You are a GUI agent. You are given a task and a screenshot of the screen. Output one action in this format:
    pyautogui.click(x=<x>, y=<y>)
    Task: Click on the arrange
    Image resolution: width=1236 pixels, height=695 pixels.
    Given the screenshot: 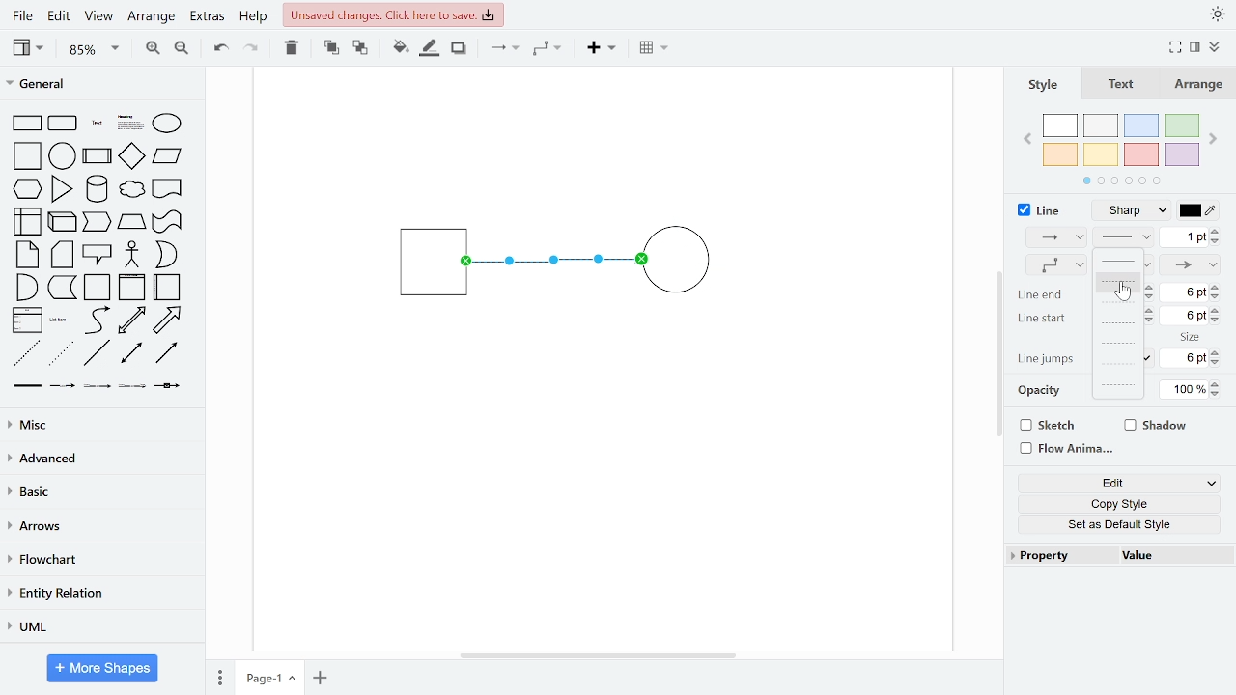 What is the action you would take?
    pyautogui.click(x=152, y=17)
    